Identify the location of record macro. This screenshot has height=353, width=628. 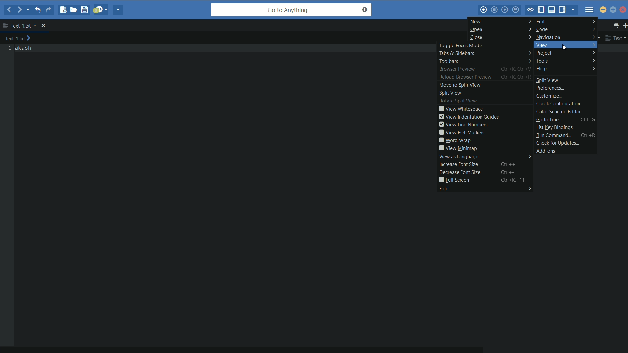
(483, 10).